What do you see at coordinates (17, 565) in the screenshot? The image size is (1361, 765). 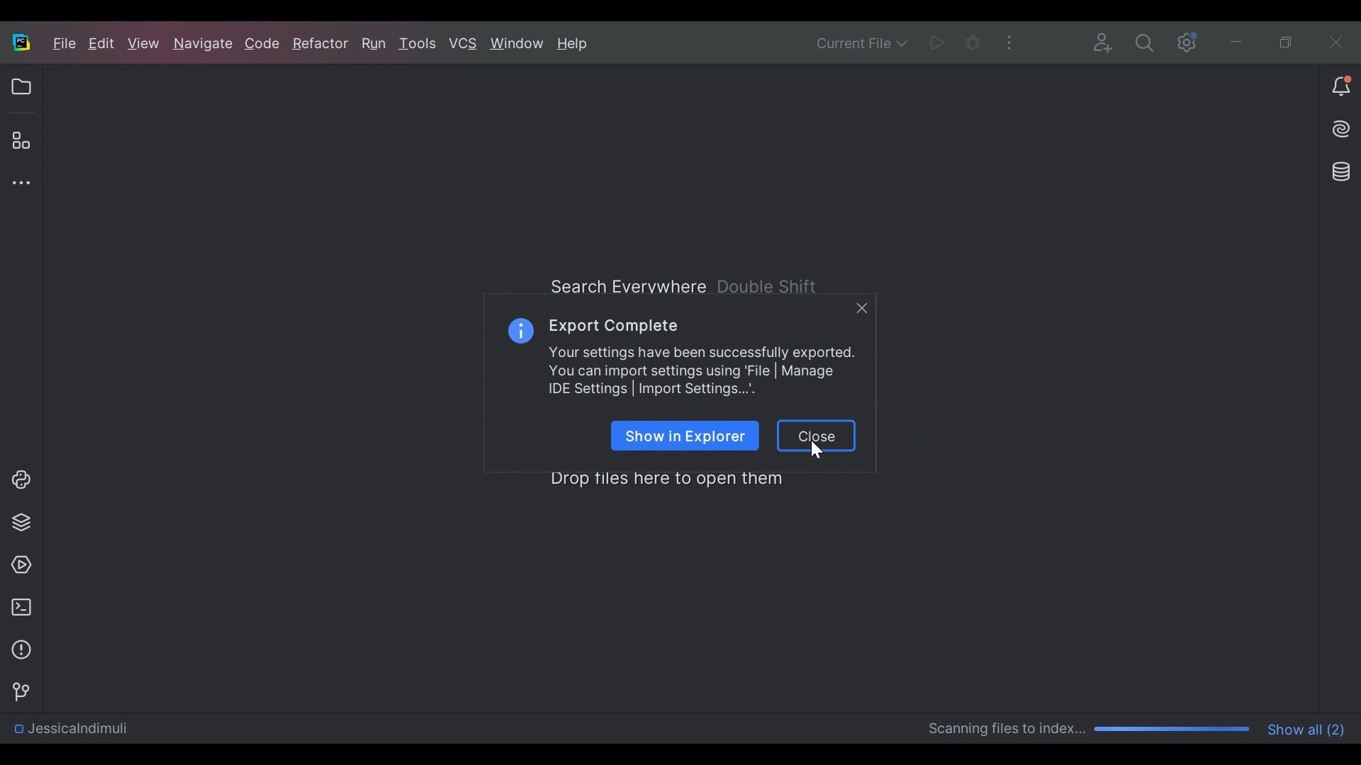 I see `Services` at bounding box center [17, 565].